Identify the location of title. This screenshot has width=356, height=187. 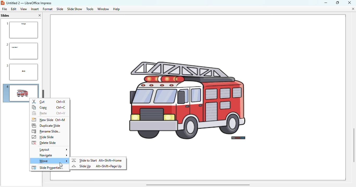
(29, 3).